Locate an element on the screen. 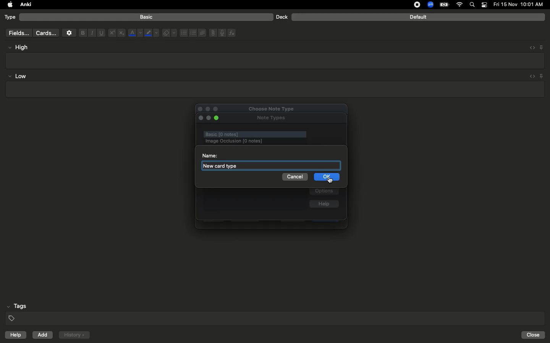  Alignment is located at coordinates (201, 32).